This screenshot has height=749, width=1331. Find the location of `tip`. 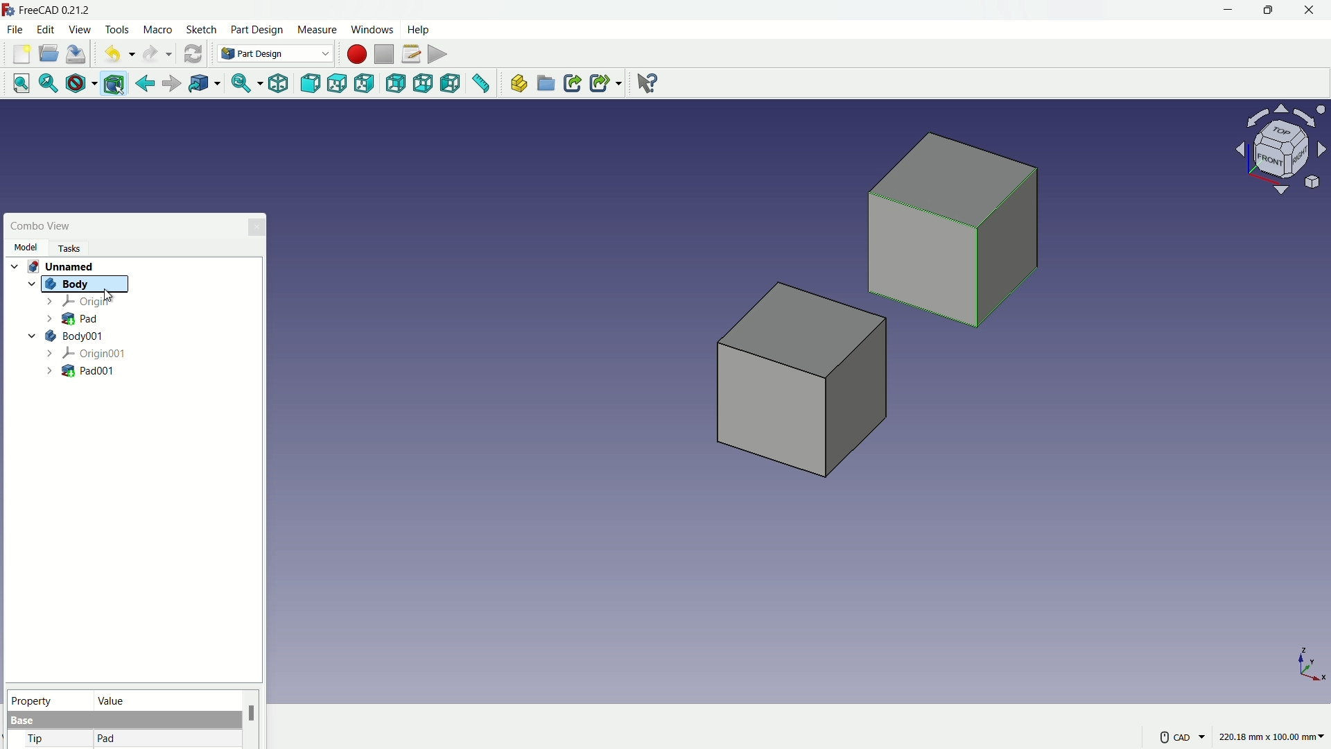

tip is located at coordinates (37, 740).